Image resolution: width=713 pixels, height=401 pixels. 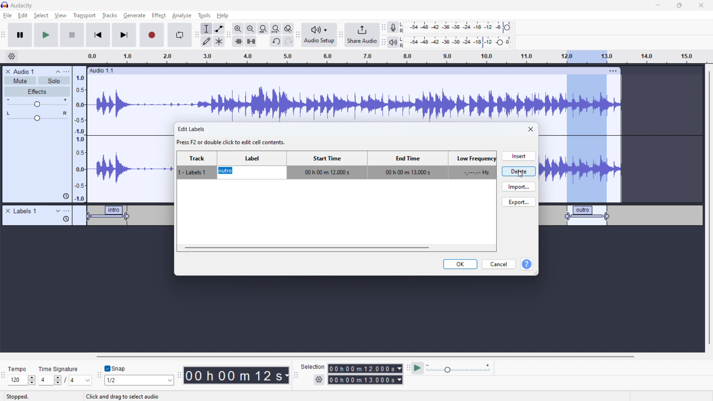 What do you see at coordinates (347, 71) in the screenshot?
I see `click to move` at bounding box center [347, 71].